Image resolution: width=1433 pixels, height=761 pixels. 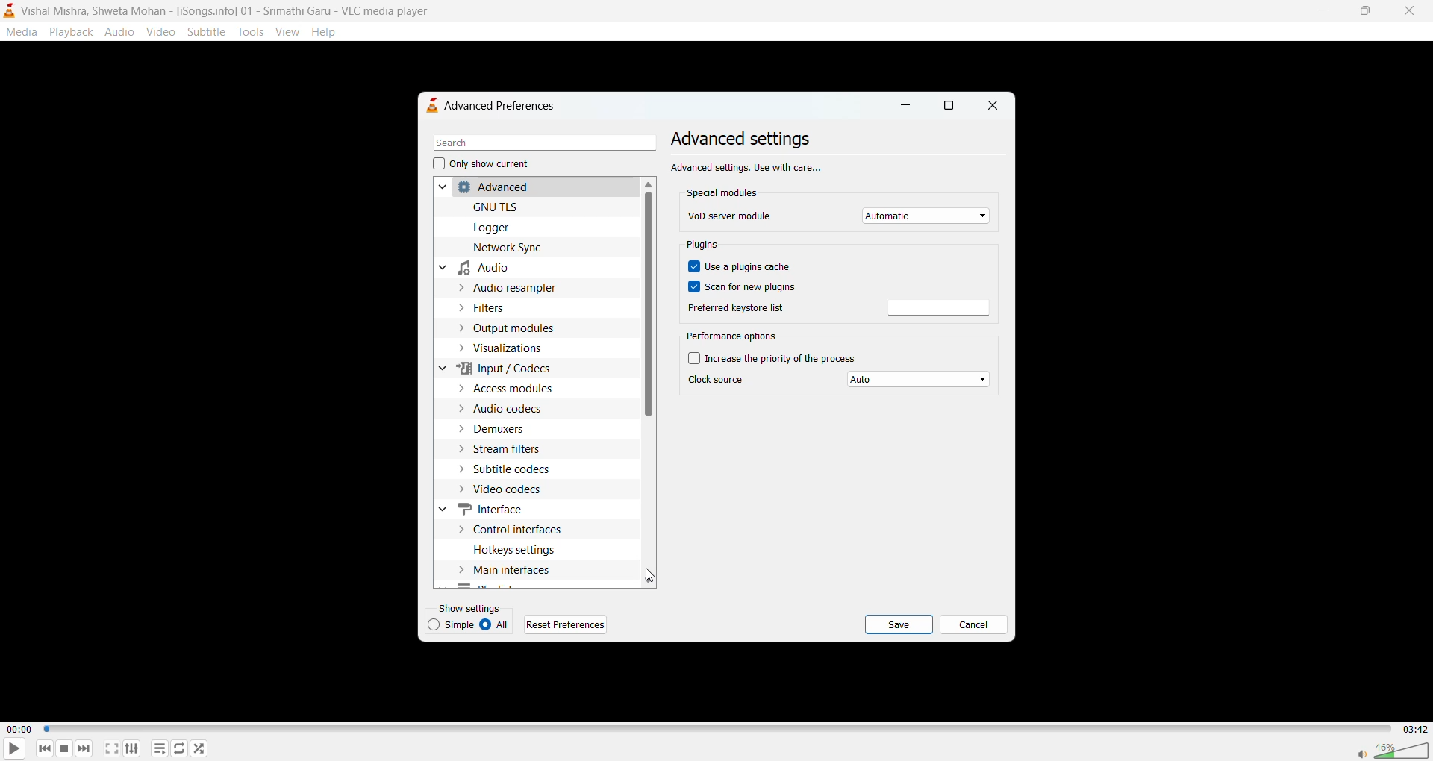 I want to click on next, so click(x=83, y=746).